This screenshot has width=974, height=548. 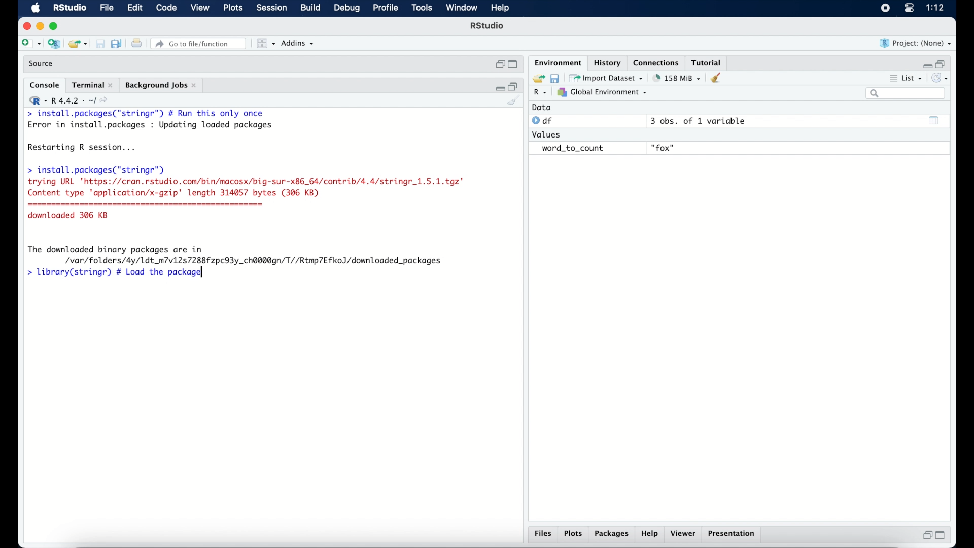 I want to click on environment, so click(x=557, y=62).